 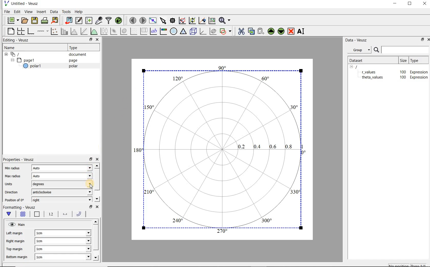 What do you see at coordinates (85, 31) in the screenshot?
I see `Fit a function to data` at bounding box center [85, 31].